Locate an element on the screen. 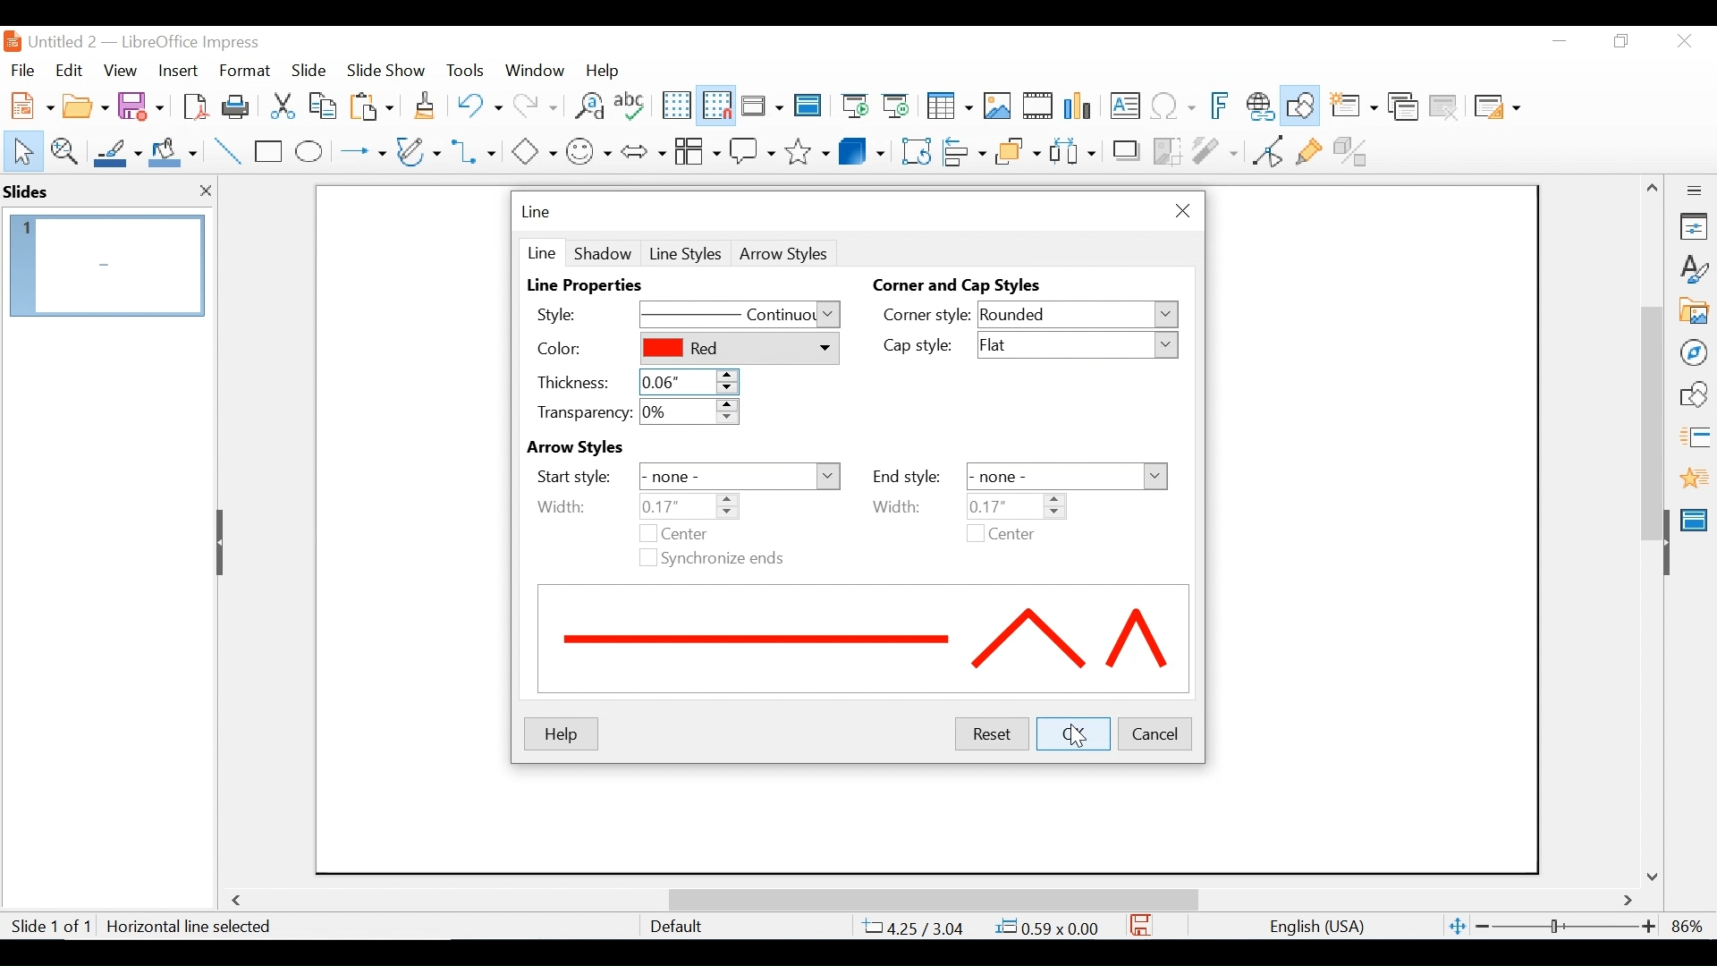 The height and width of the screenshot is (966, 1717). -none- is located at coordinates (1067, 476).